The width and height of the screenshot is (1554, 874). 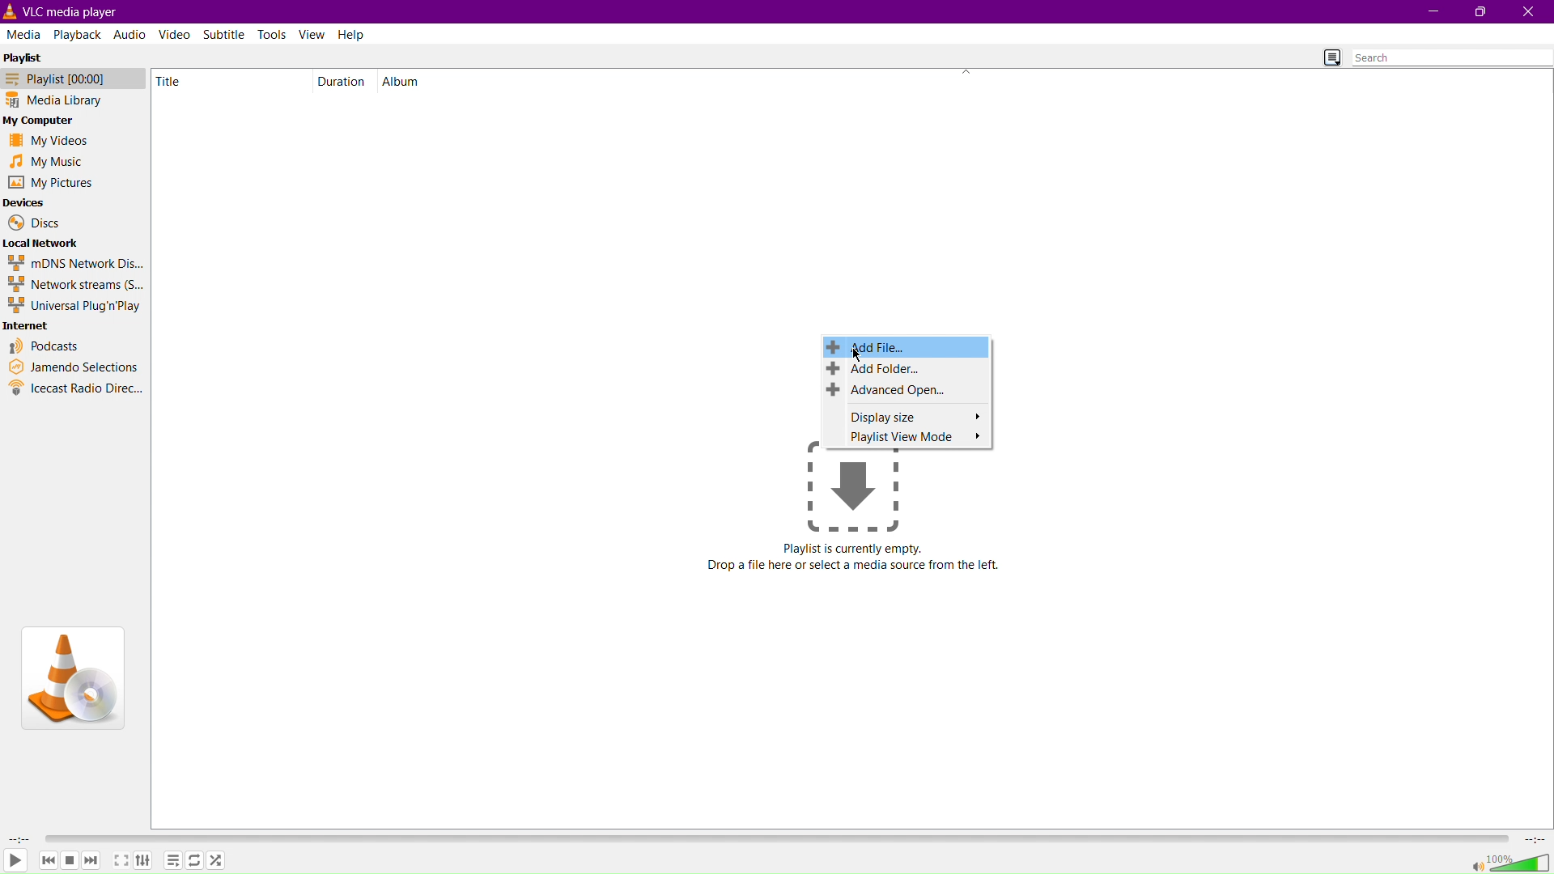 I want to click on VLC Logo, so click(x=71, y=677).